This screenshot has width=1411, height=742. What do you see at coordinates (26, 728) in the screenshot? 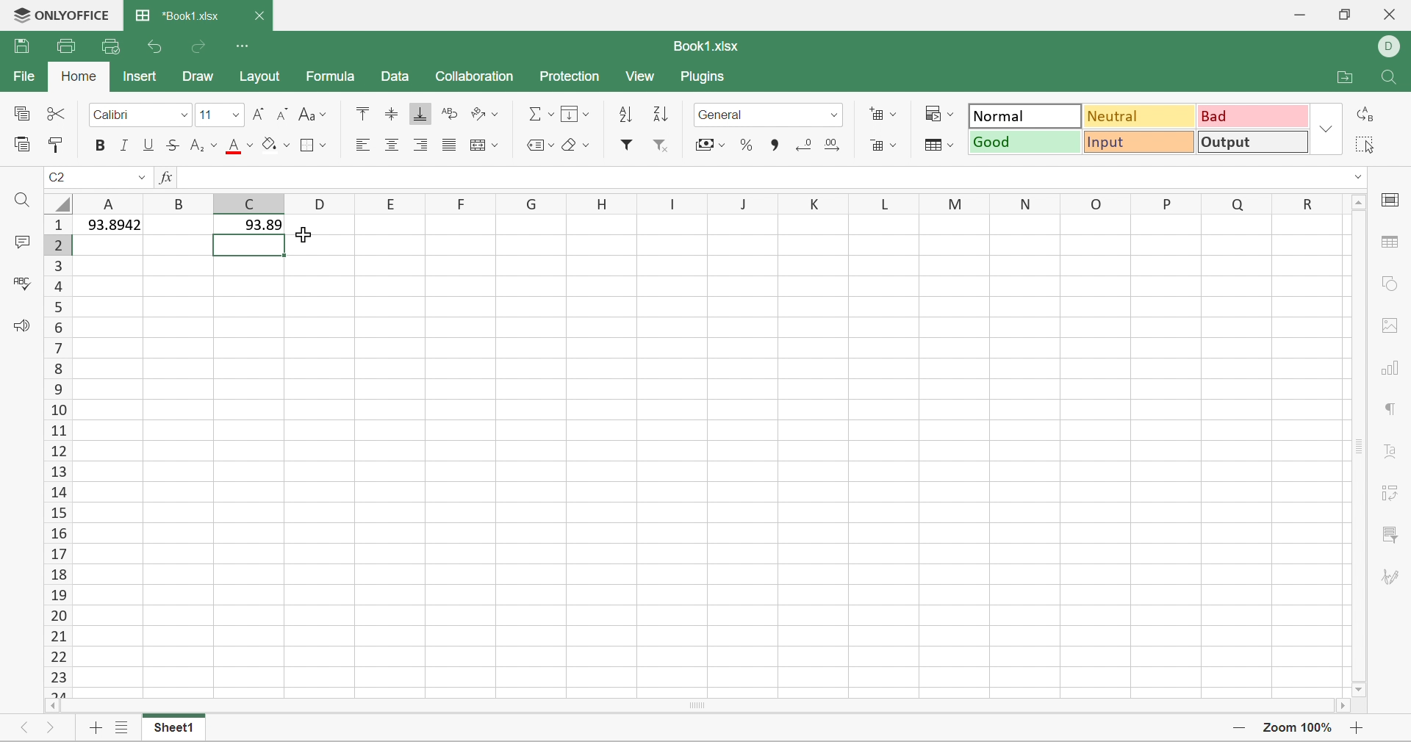
I see `Previous` at bounding box center [26, 728].